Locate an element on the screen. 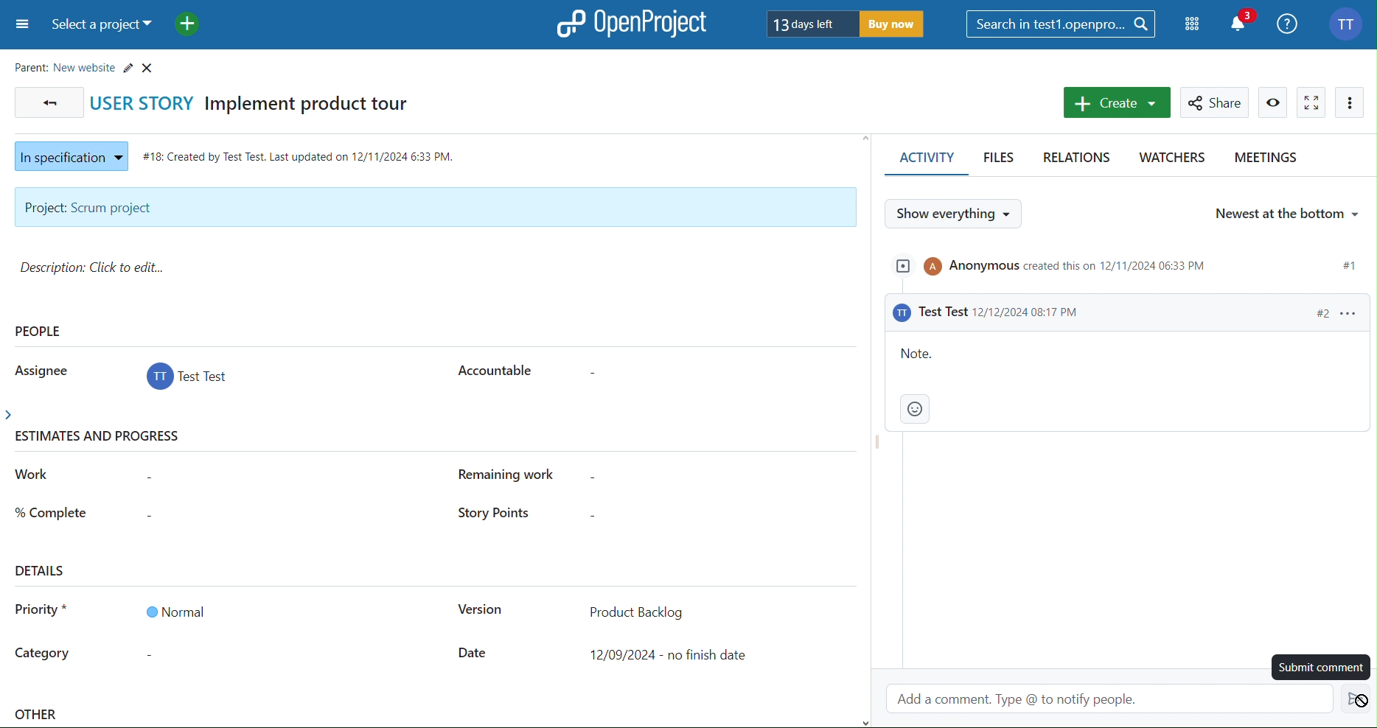 This screenshot has height=728, width=1377. Product Backlog is located at coordinates (636, 610).